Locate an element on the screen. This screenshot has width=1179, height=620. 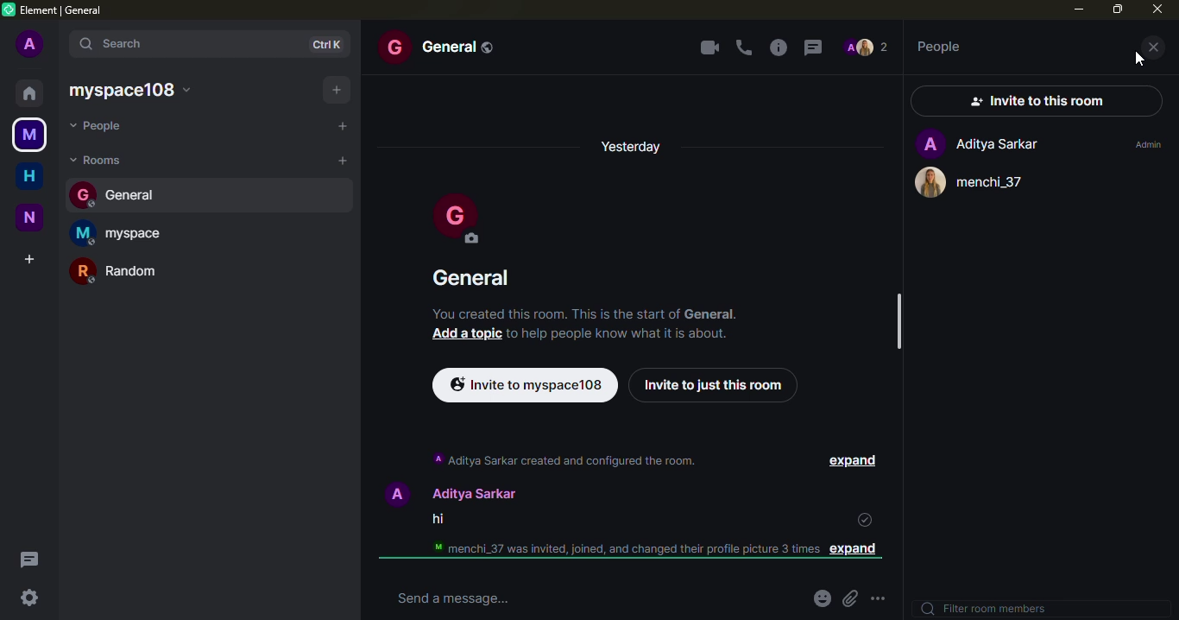
rooms is located at coordinates (98, 159).